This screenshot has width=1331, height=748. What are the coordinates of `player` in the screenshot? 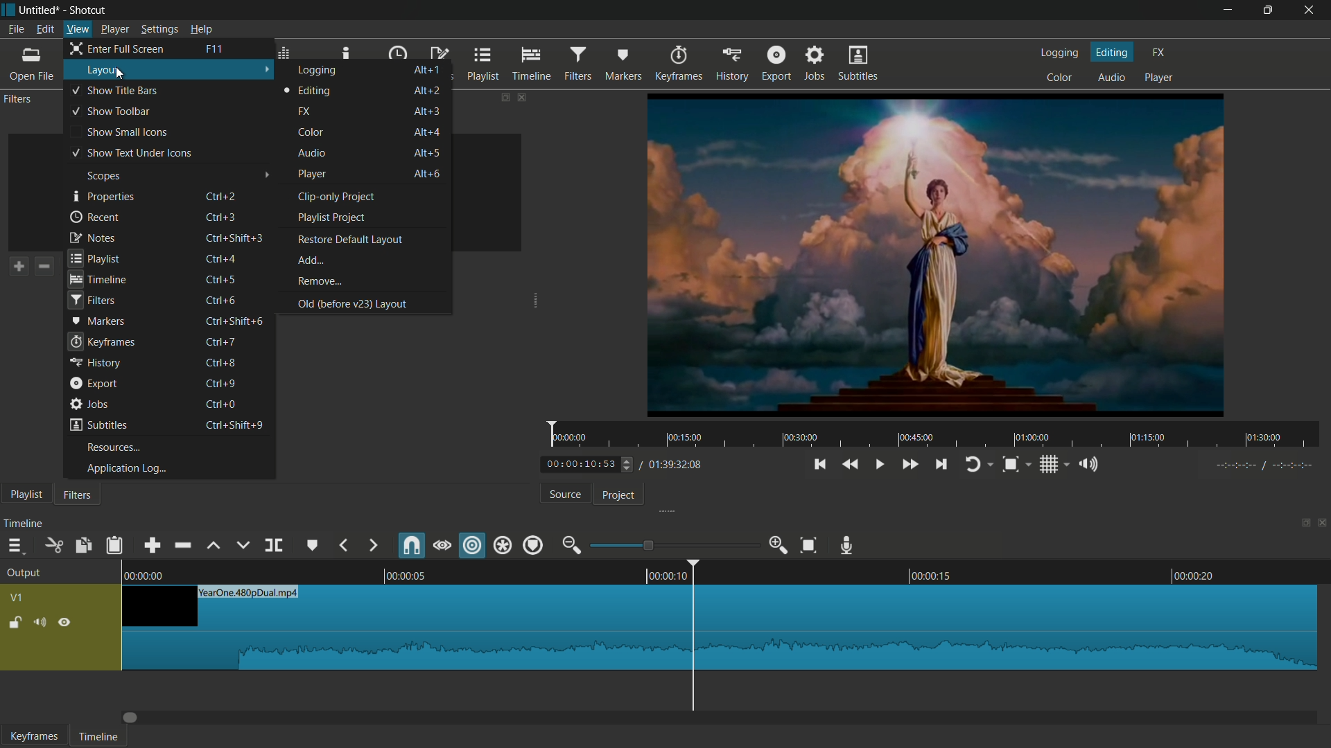 It's located at (313, 175).